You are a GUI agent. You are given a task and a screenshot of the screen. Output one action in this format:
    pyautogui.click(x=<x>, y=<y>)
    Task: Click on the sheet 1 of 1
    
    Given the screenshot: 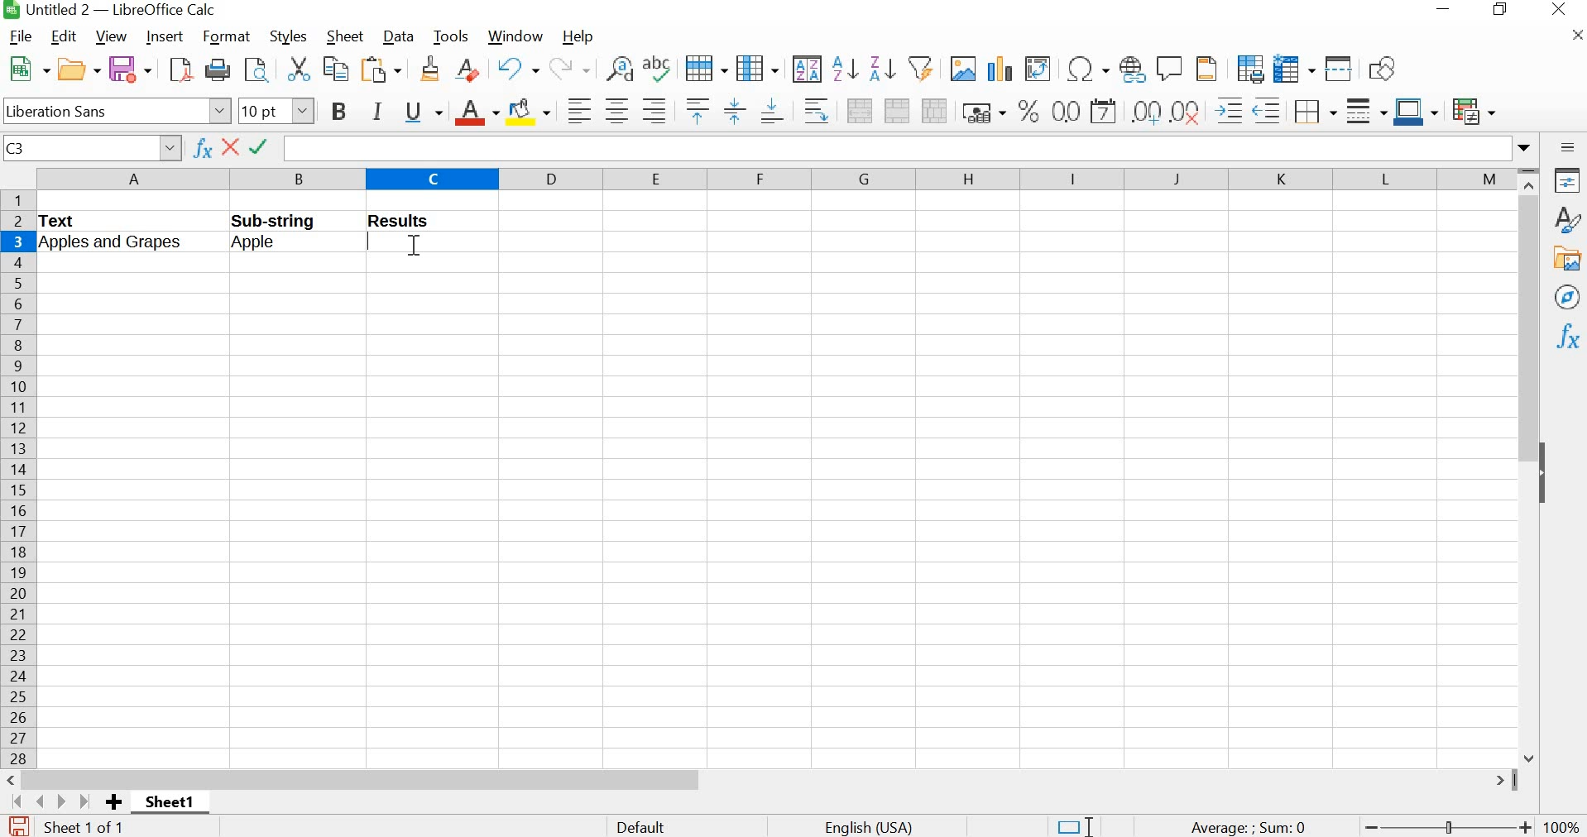 What is the action you would take?
    pyautogui.click(x=85, y=827)
    